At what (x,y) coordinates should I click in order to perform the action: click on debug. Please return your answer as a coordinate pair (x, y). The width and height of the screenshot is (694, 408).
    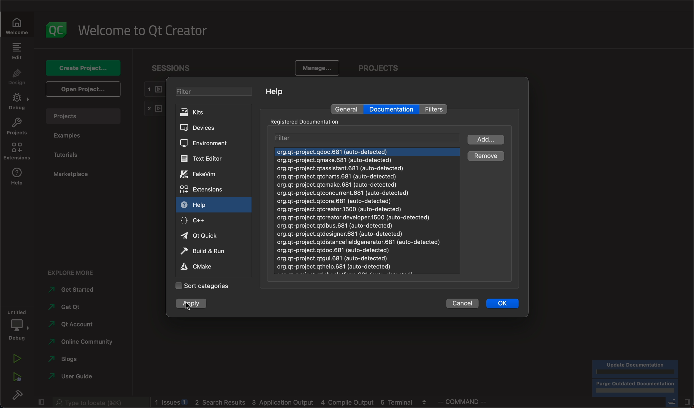
    Looking at the image, I should click on (18, 103).